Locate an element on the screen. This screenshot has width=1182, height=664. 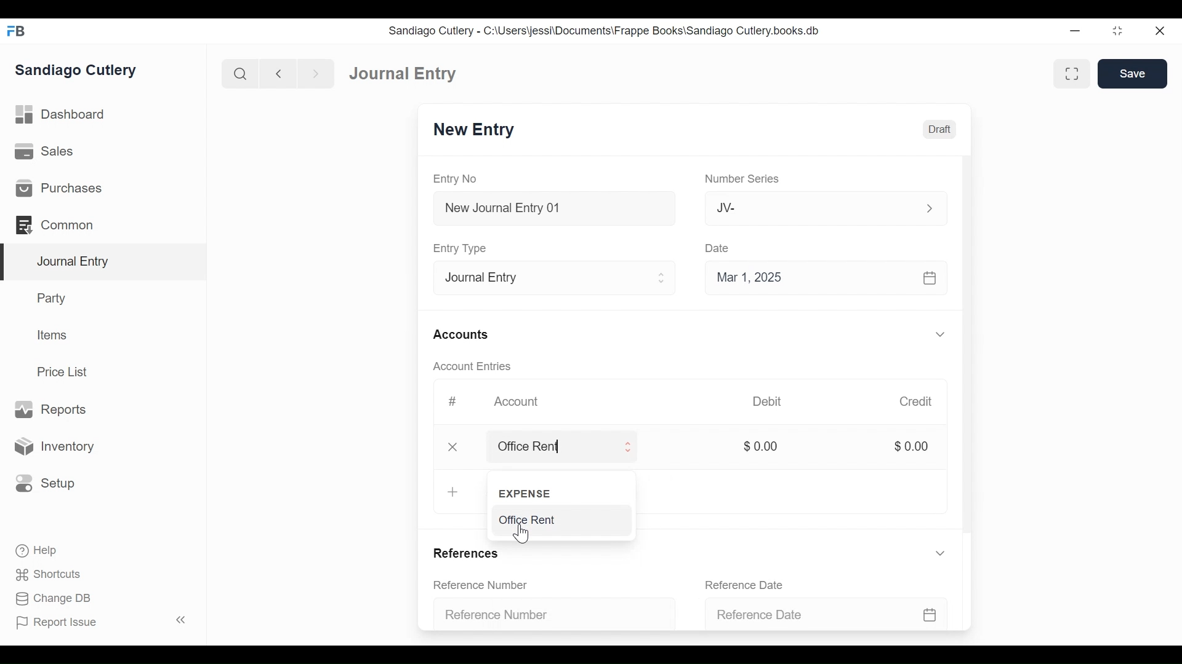
minimize is located at coordinates (1077, 28).